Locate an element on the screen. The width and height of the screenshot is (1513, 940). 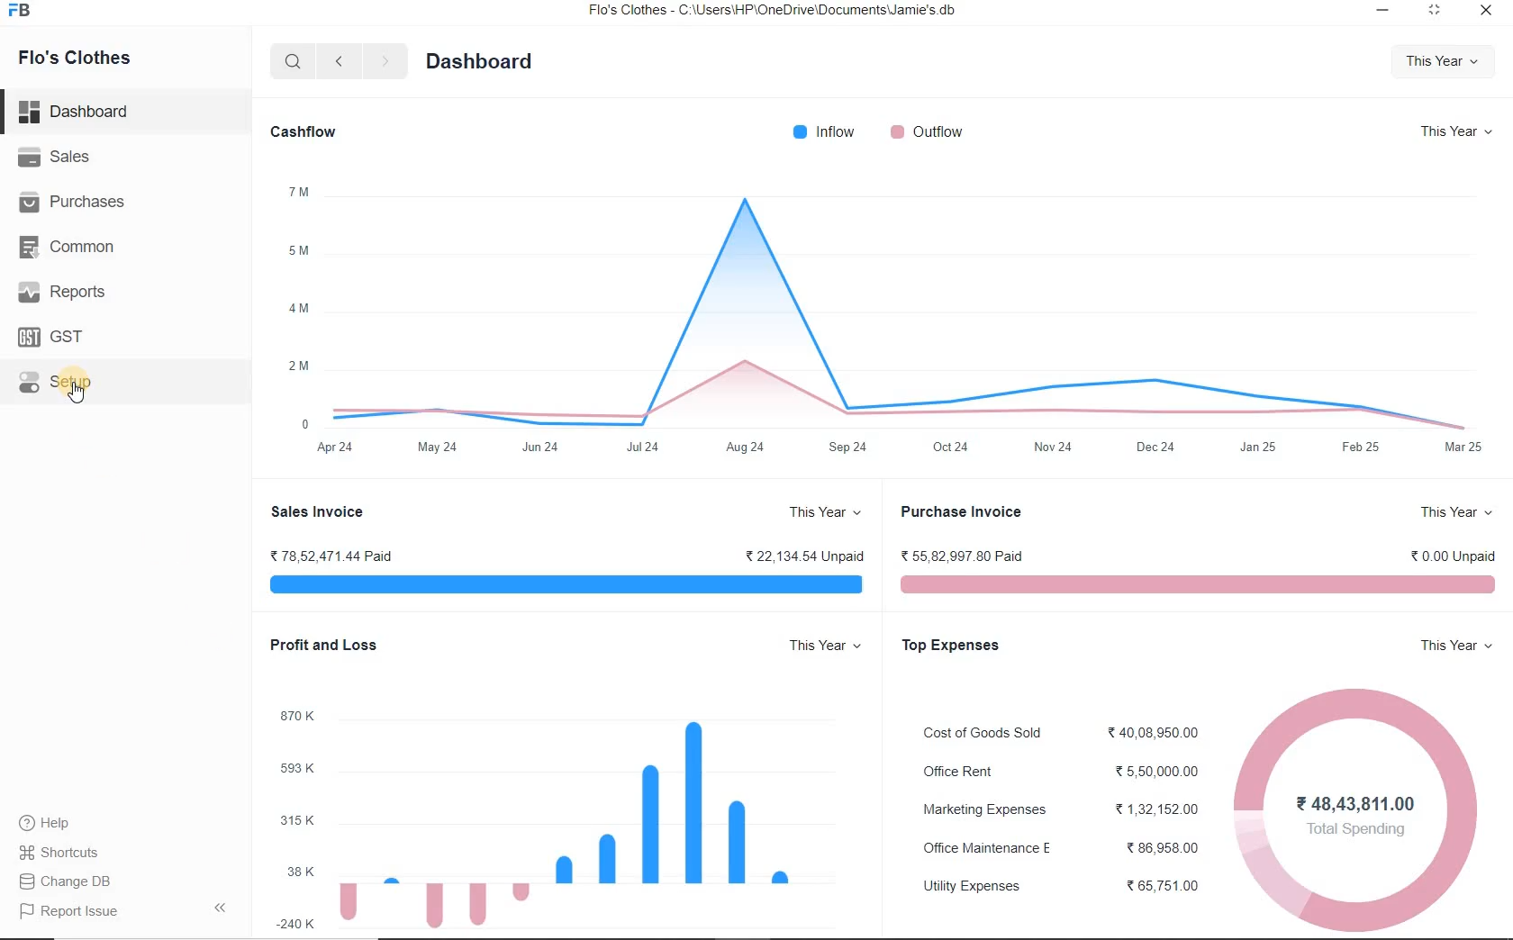
this year is located at coordinates (1449, 513).